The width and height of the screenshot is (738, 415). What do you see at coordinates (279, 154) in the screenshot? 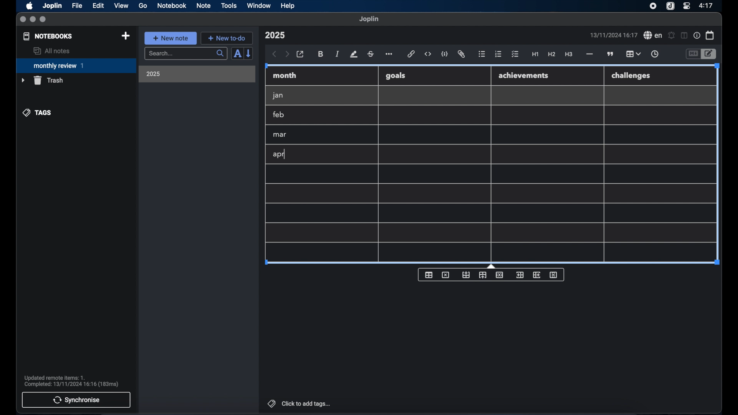
I see `apr` at bounding box center [279, 154].